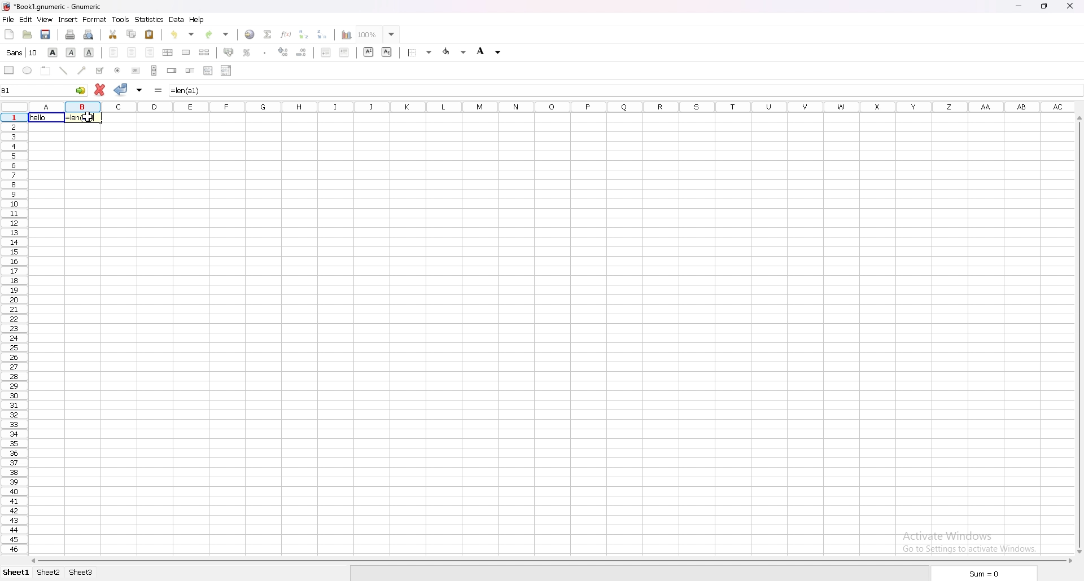 Image resolution: width=1084 pixels, height=581 pixels. Describe the element at coordinates (52, 52) in the screenshot. I see `bold` at that location.